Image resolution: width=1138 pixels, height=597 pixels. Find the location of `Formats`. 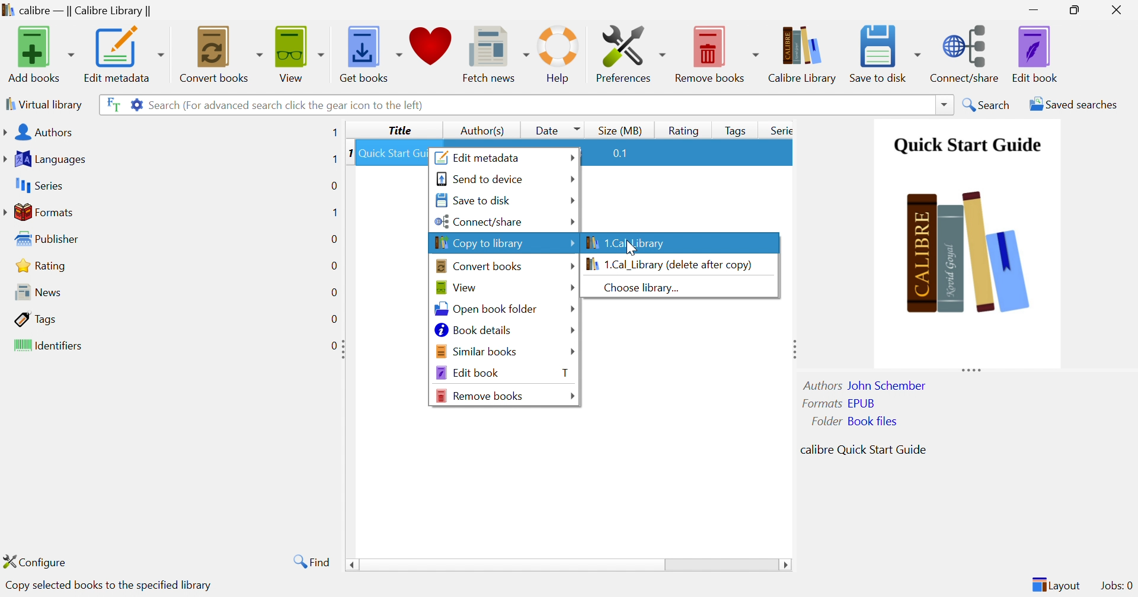

Formats is located at coordinates (39, 211).